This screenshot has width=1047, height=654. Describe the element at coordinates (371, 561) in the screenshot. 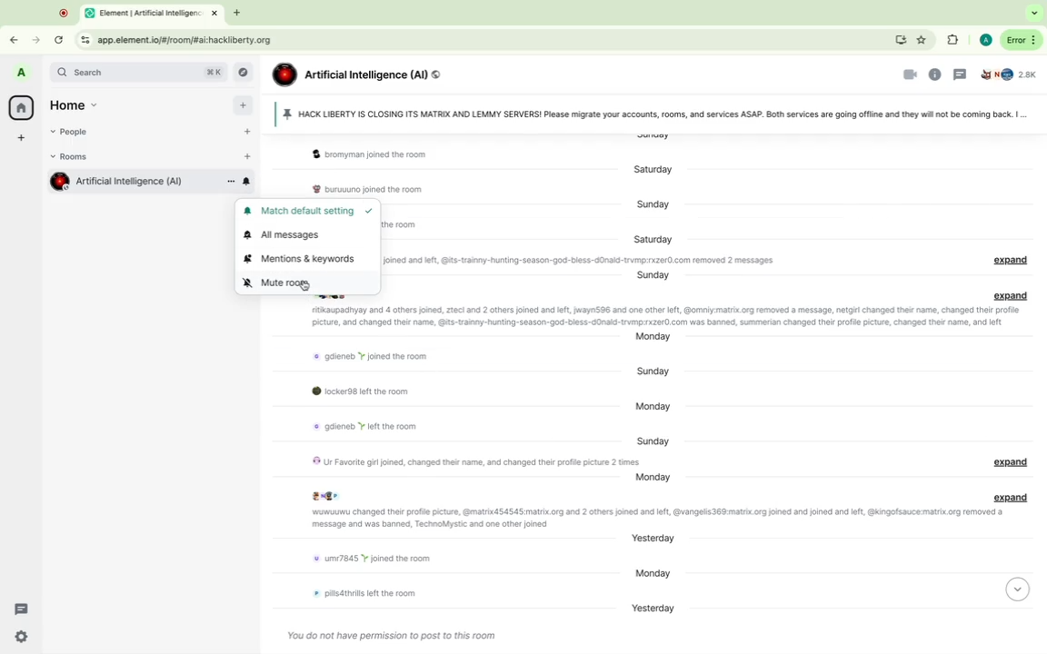

I see `Message` at that location.